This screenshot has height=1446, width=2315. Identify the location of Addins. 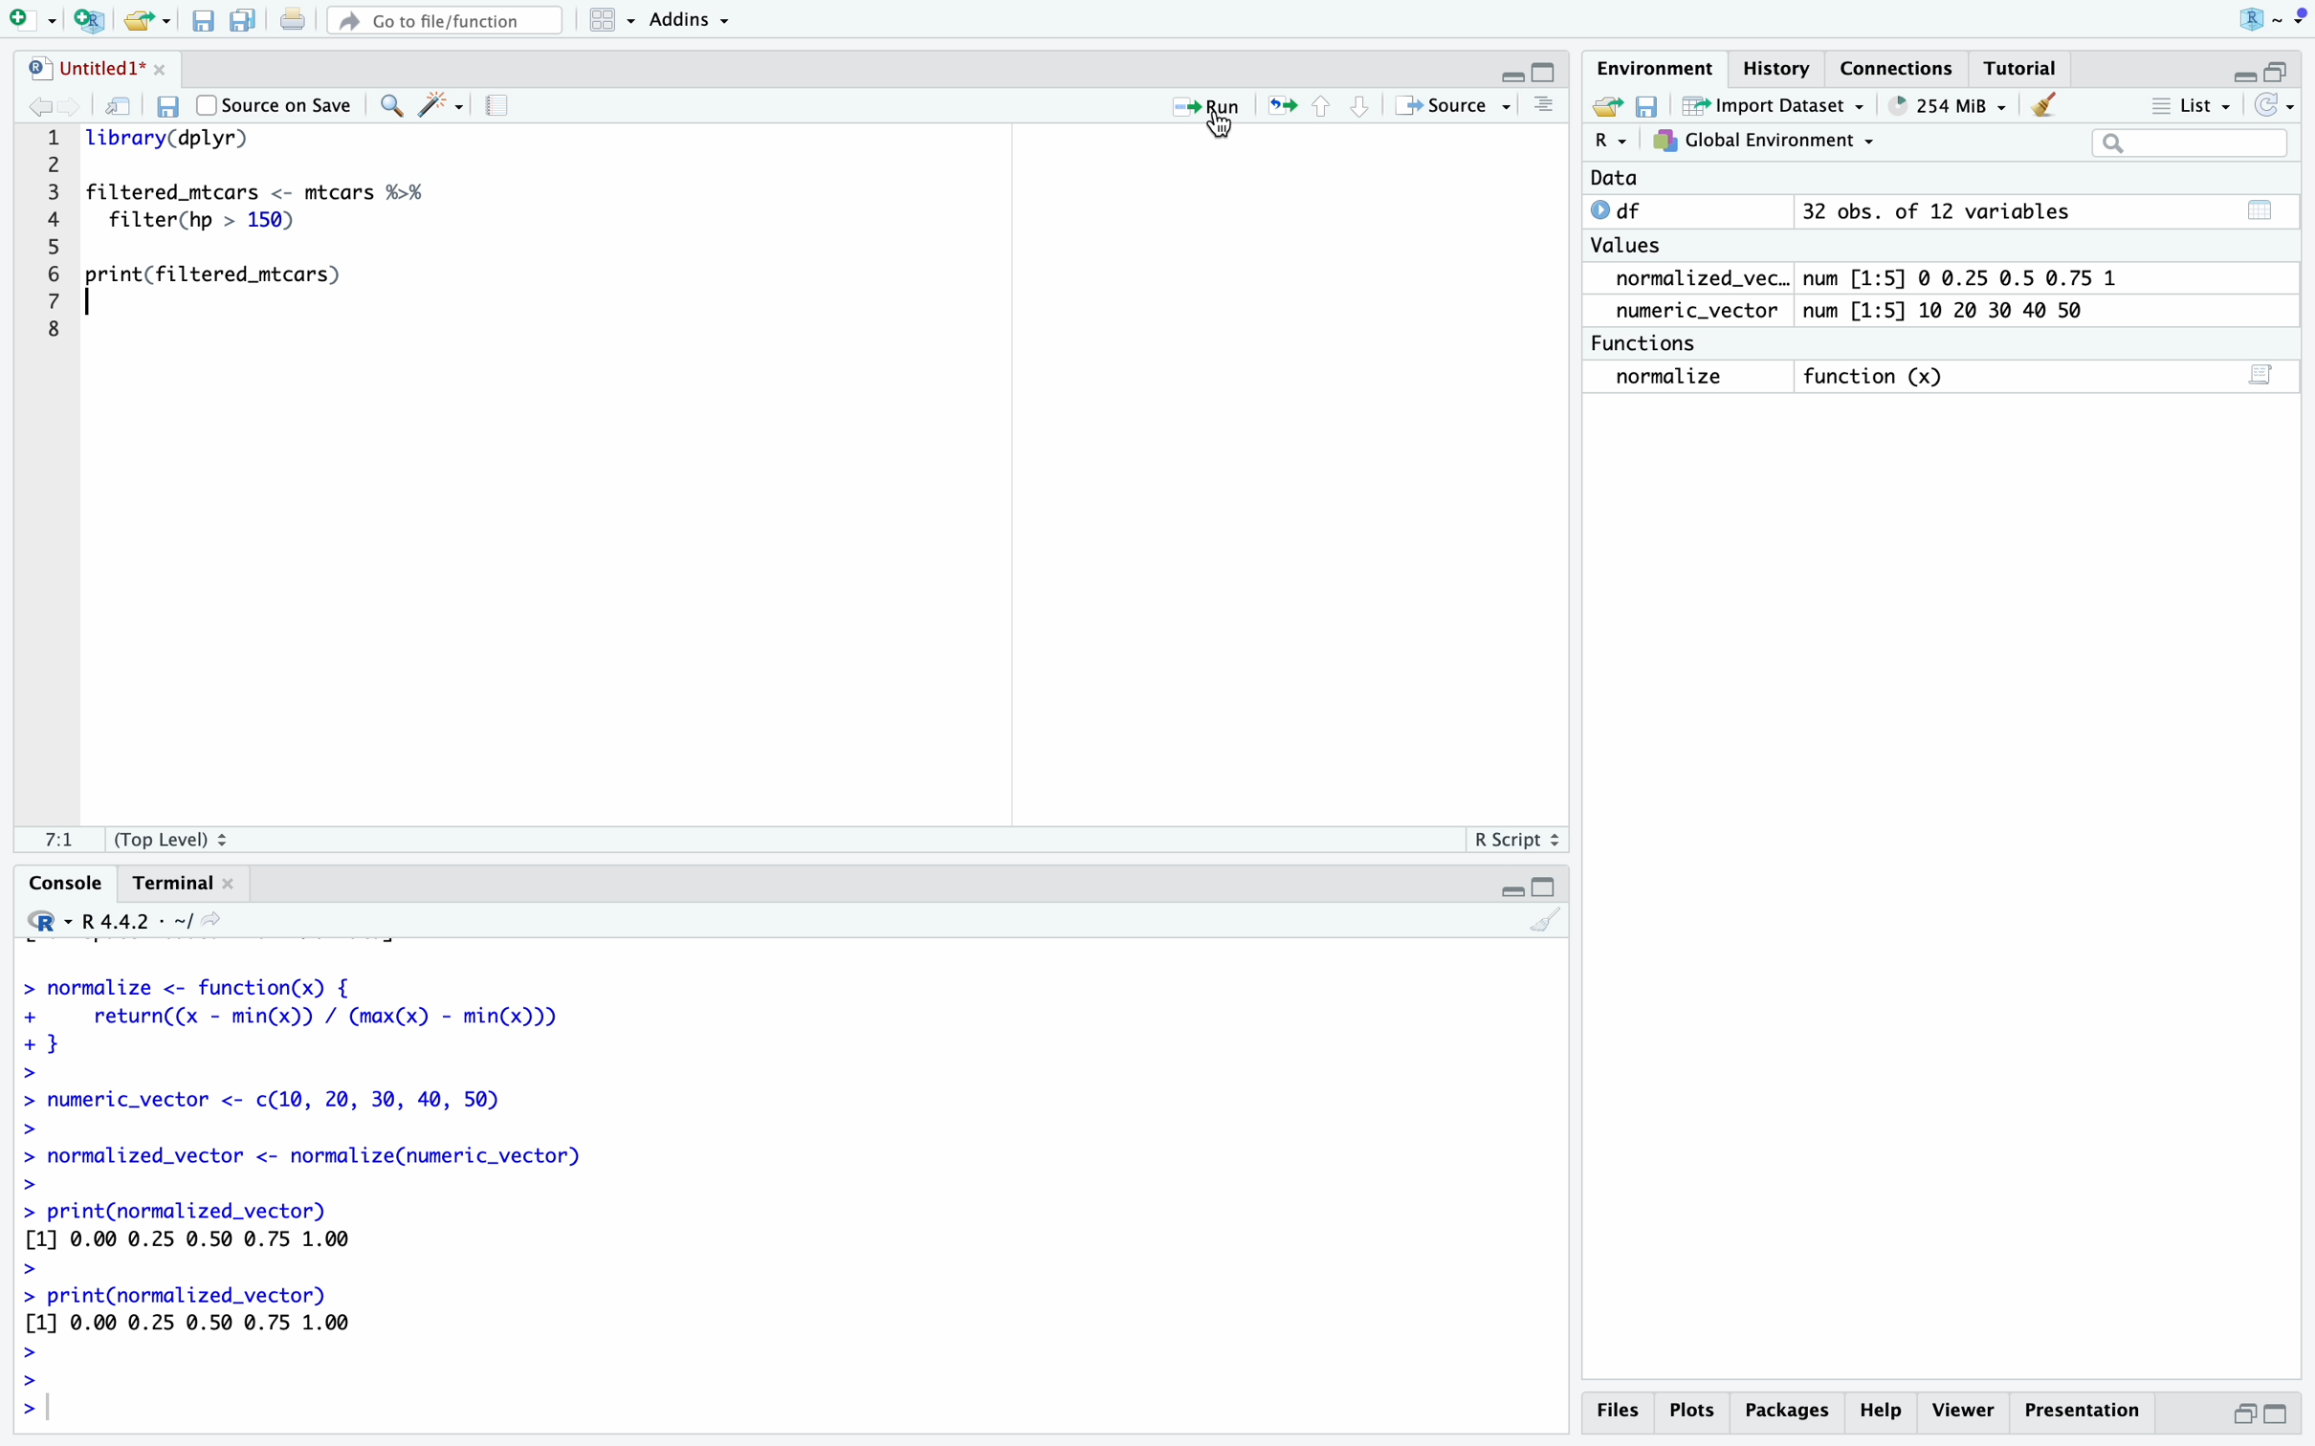
(688, 22).